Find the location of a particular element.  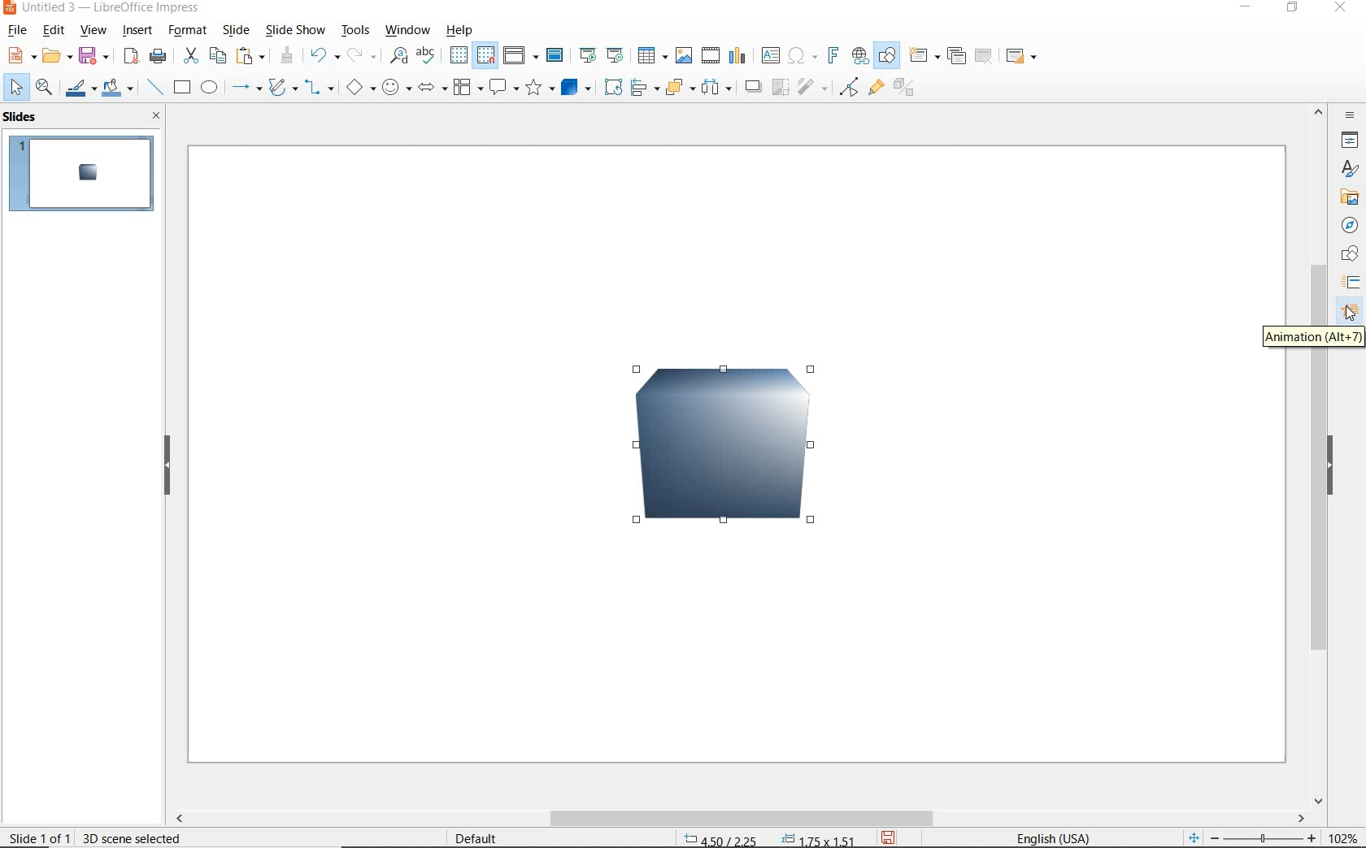

line color is located at coordinates (79, 89).